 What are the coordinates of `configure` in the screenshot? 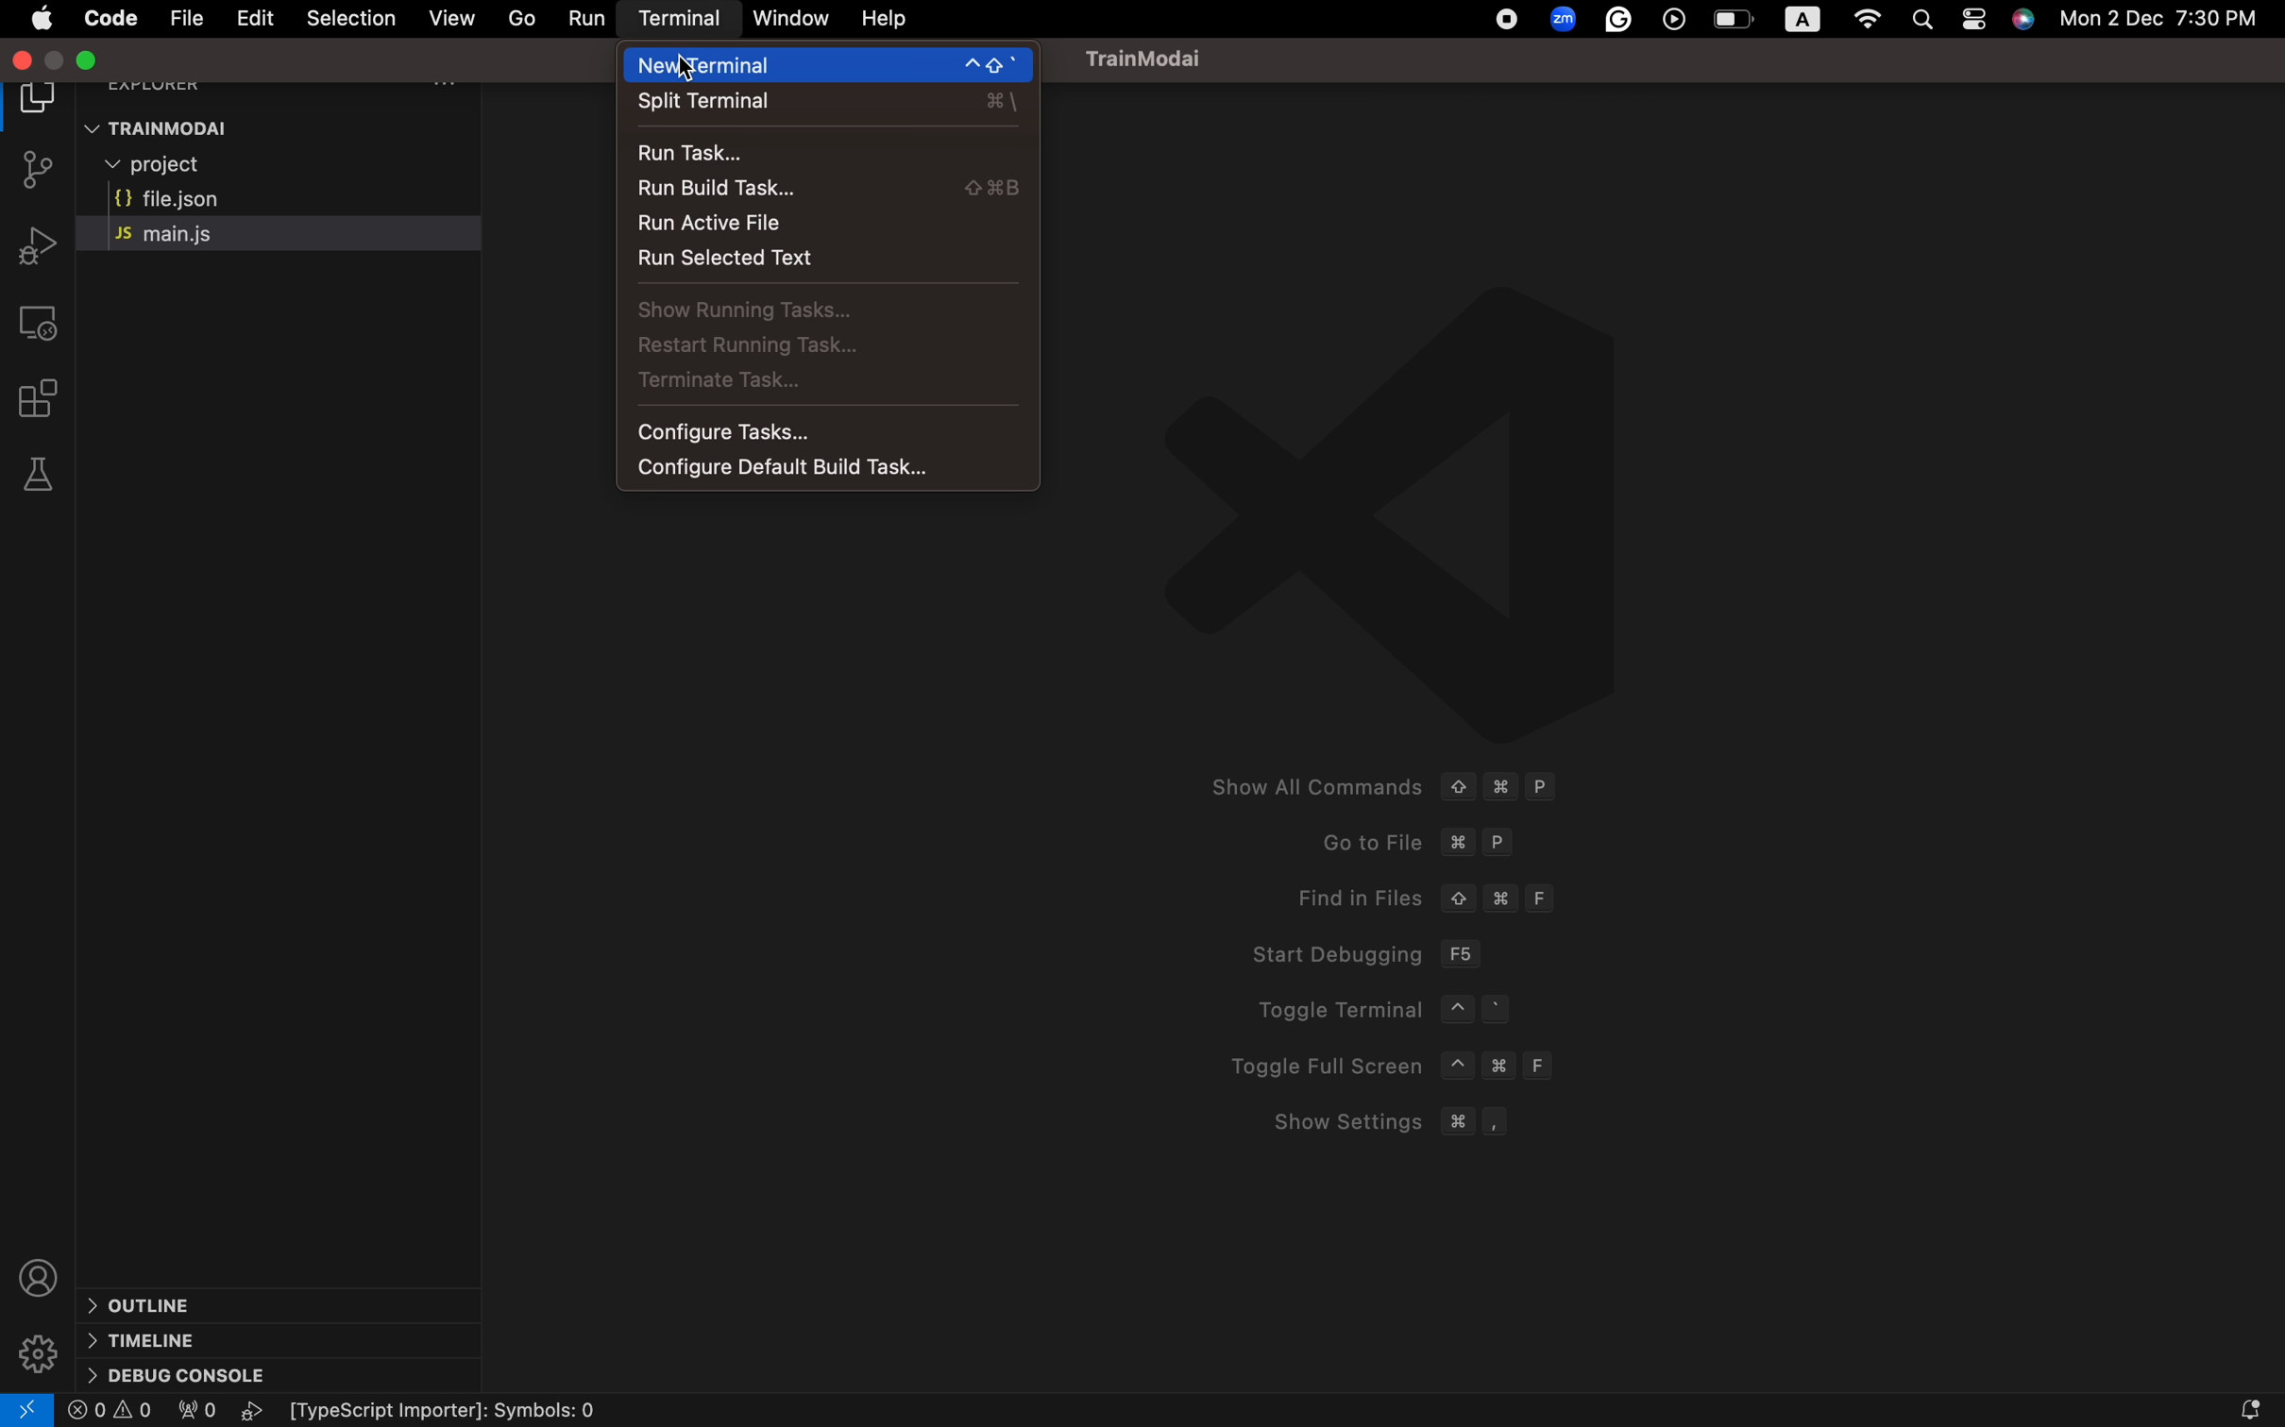 It's located at (823, 468).